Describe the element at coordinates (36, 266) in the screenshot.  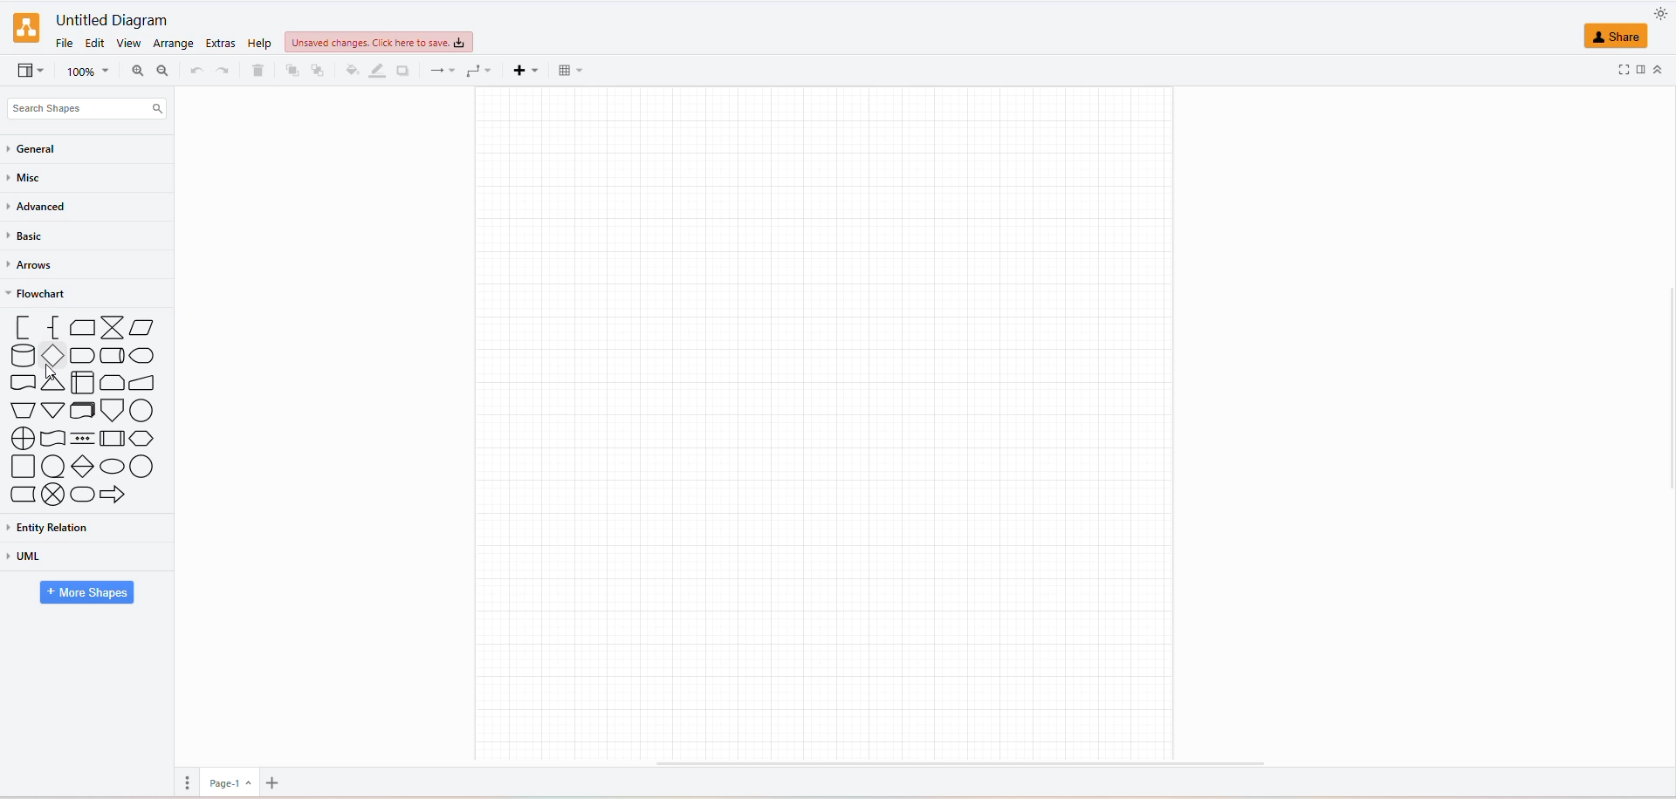
I see `ARROWS` at that location.